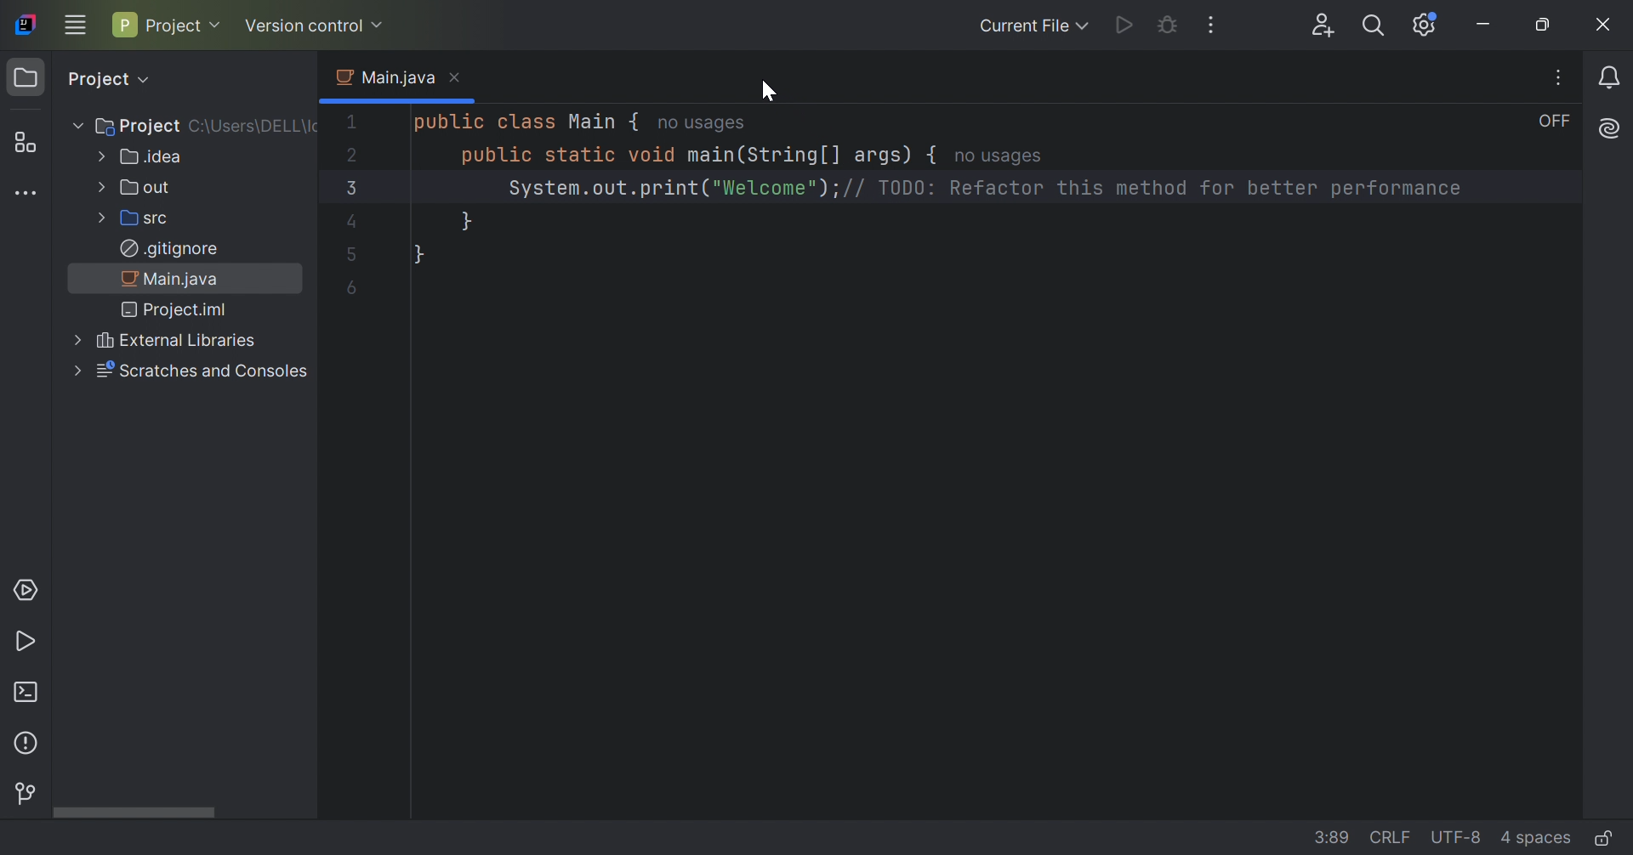  What do you see at coordinates (383, 77) in the screenshot?
I see `Main.java` at bounding box center [383, 77].